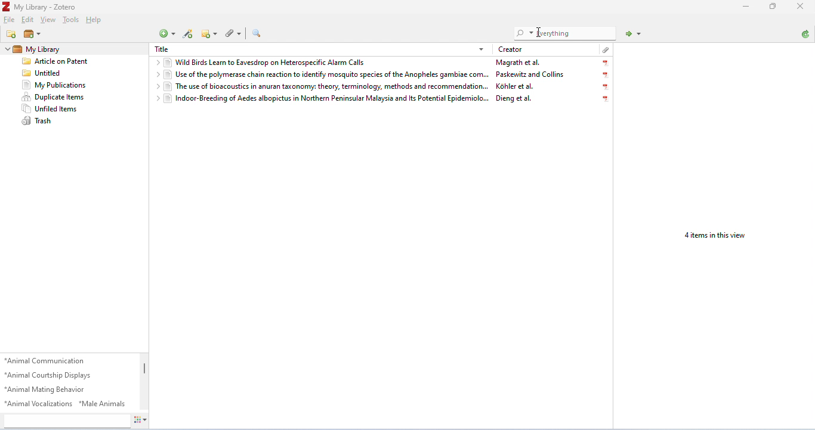  Describe the element at coordinates (716, 236) in the screenshot. I see `4 items in this view` at that location.